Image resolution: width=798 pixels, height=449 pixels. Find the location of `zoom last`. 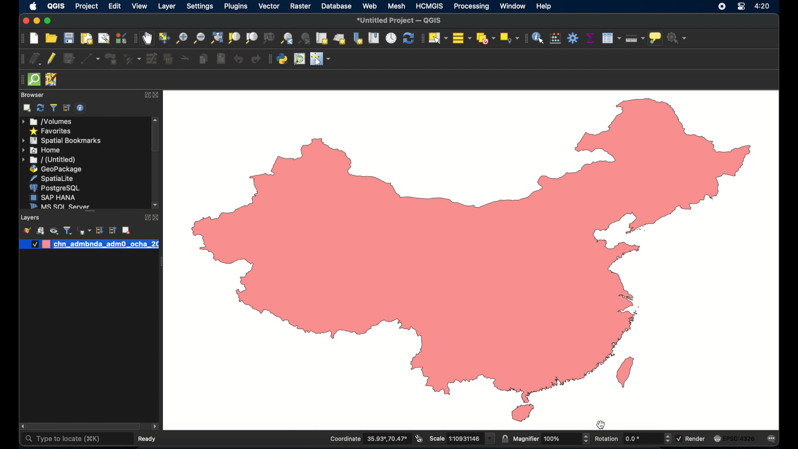

zoom last is located at coordinates (287, 39).